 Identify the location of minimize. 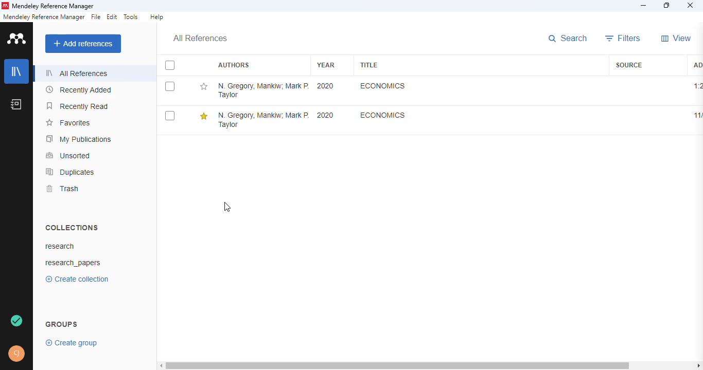
(644, 6).